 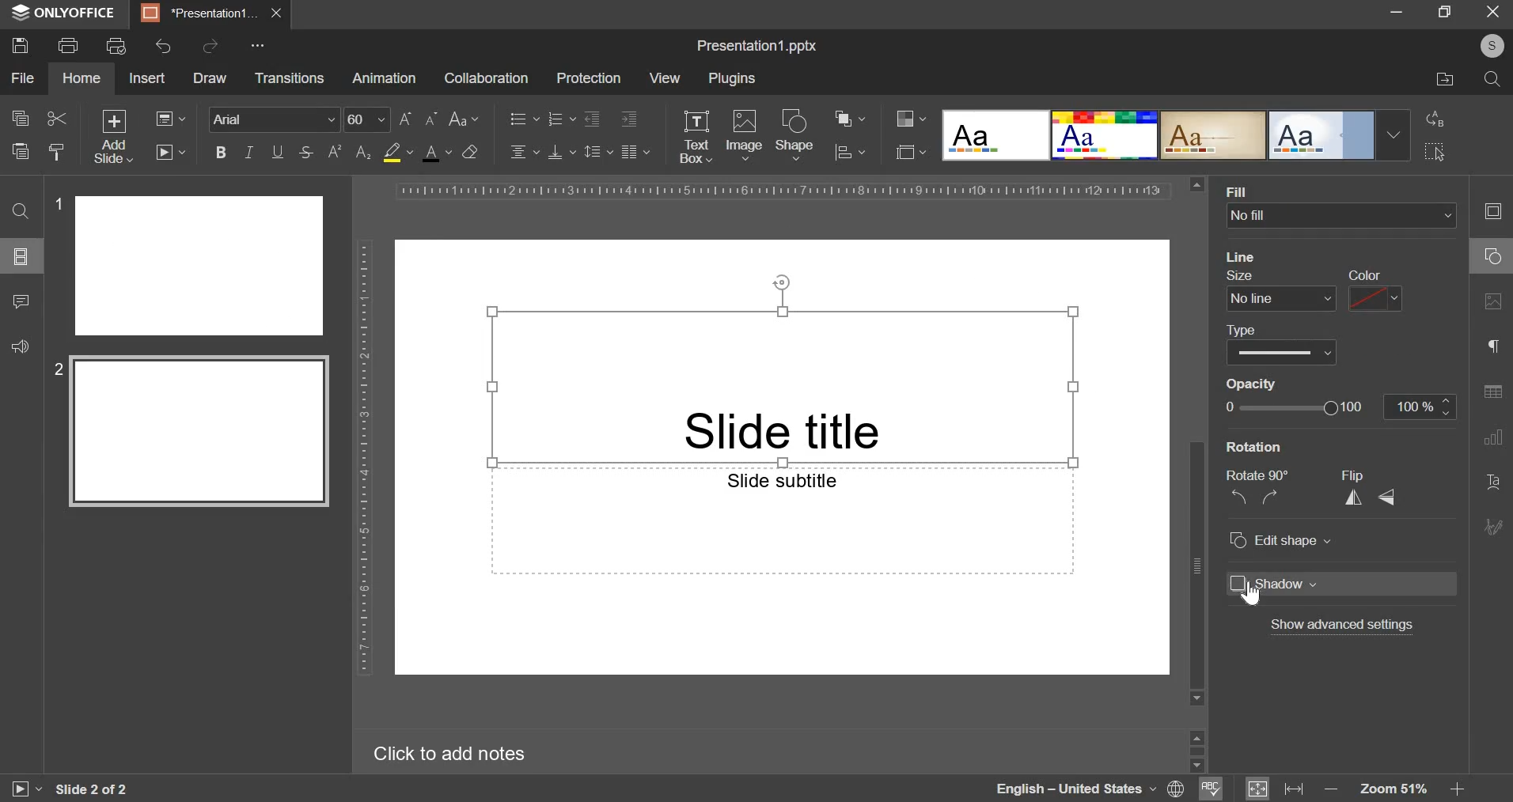 I want to click on configure quick access toolbar, so click(x=260, y=45).